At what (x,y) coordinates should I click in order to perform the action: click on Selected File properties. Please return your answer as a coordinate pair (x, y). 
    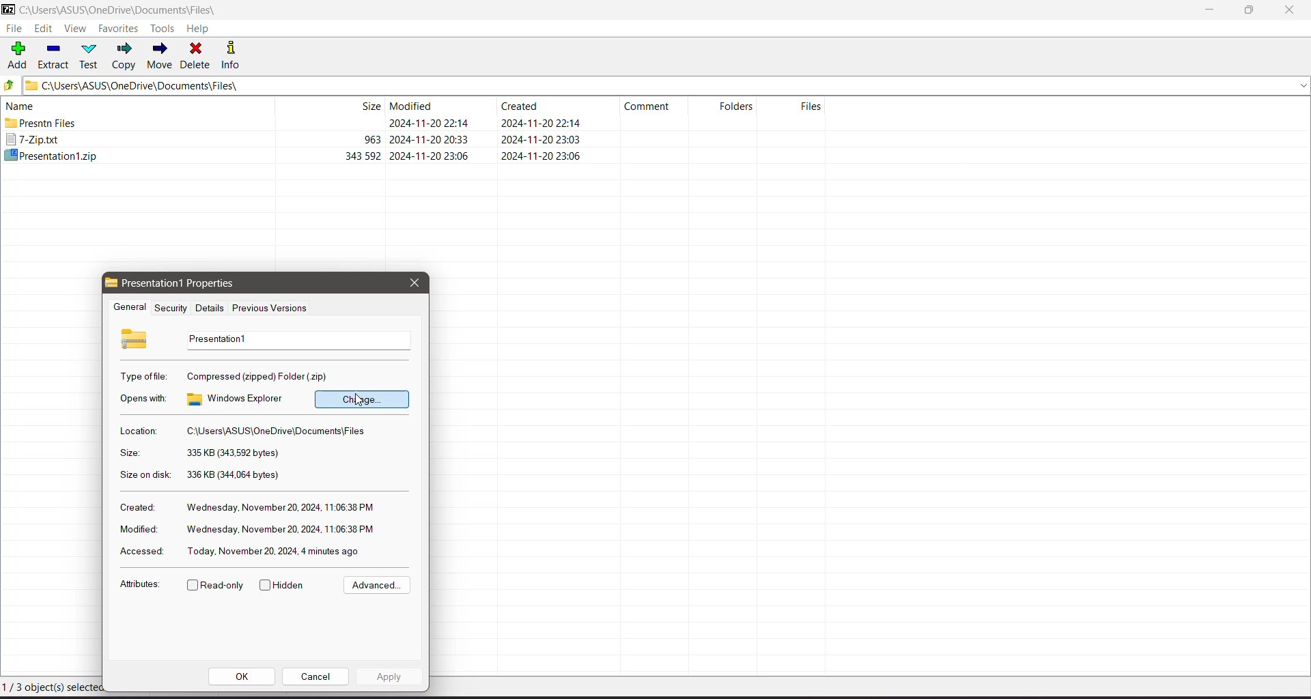
    Looking at the image, I should click on (190, 283).